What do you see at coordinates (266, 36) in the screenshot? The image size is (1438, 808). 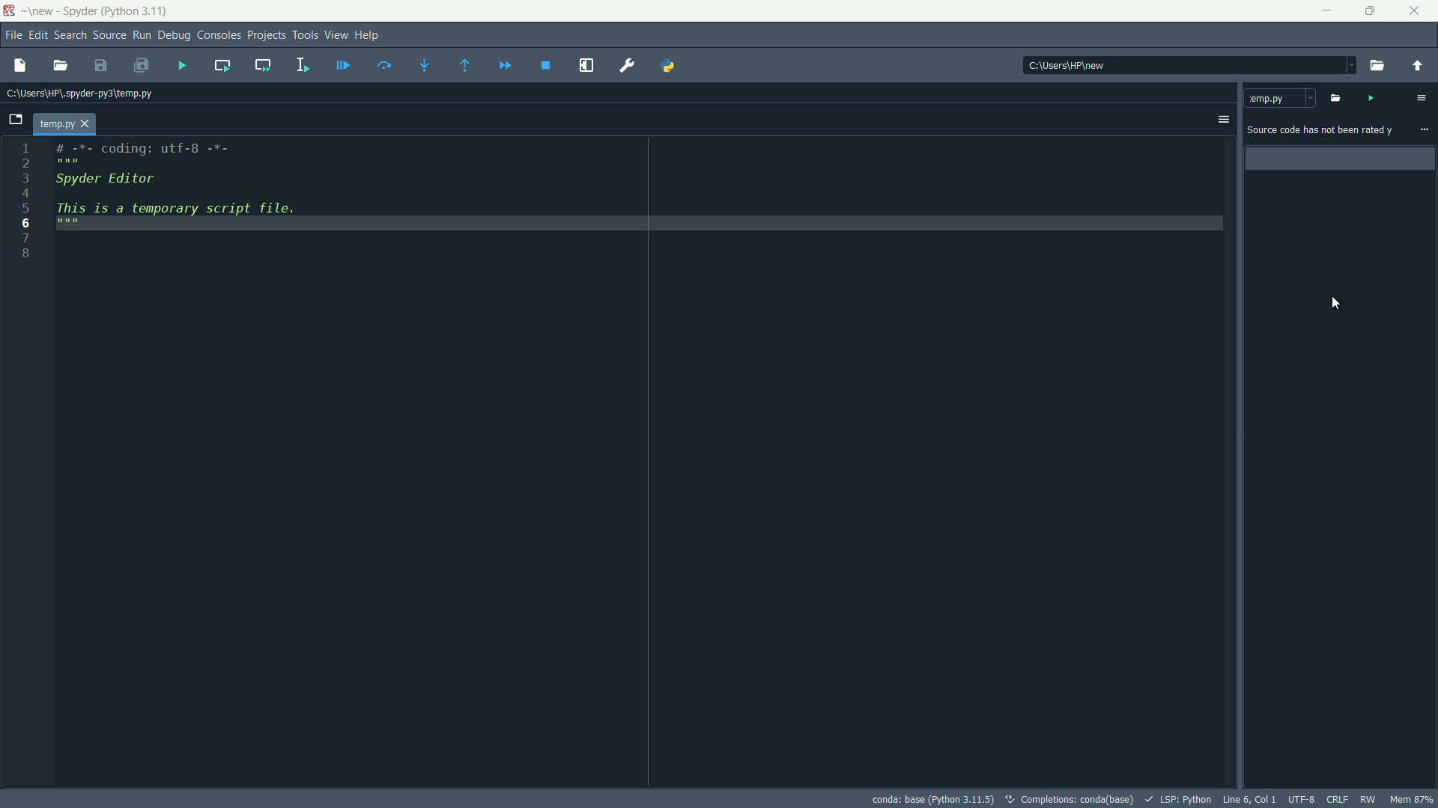 I see `projects menu` at bounding box center [266, 36].